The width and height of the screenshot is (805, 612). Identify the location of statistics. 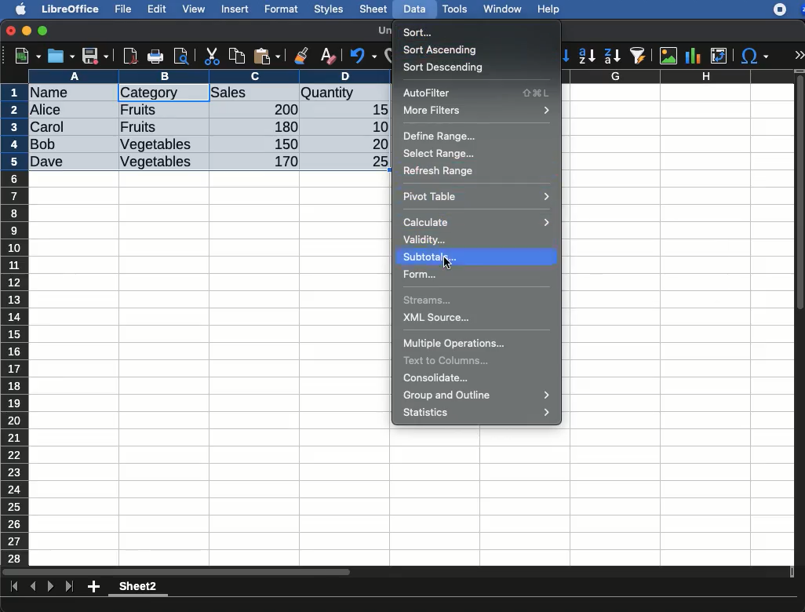
(479, 413).